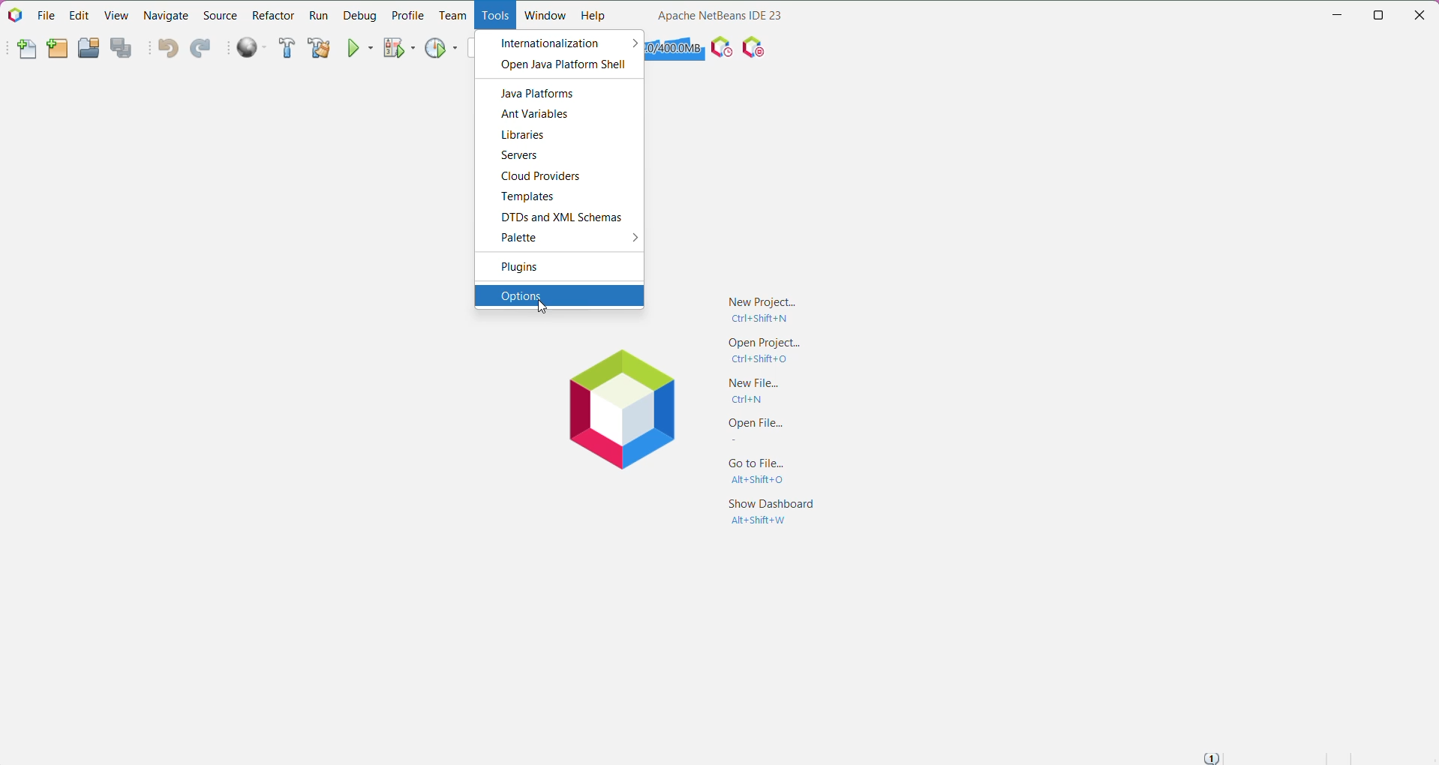 The width and height of the screenshot is (1439, 765). Describe the element at coordinates (362, 47) in the screenshot. I see `Run Project` at that location.